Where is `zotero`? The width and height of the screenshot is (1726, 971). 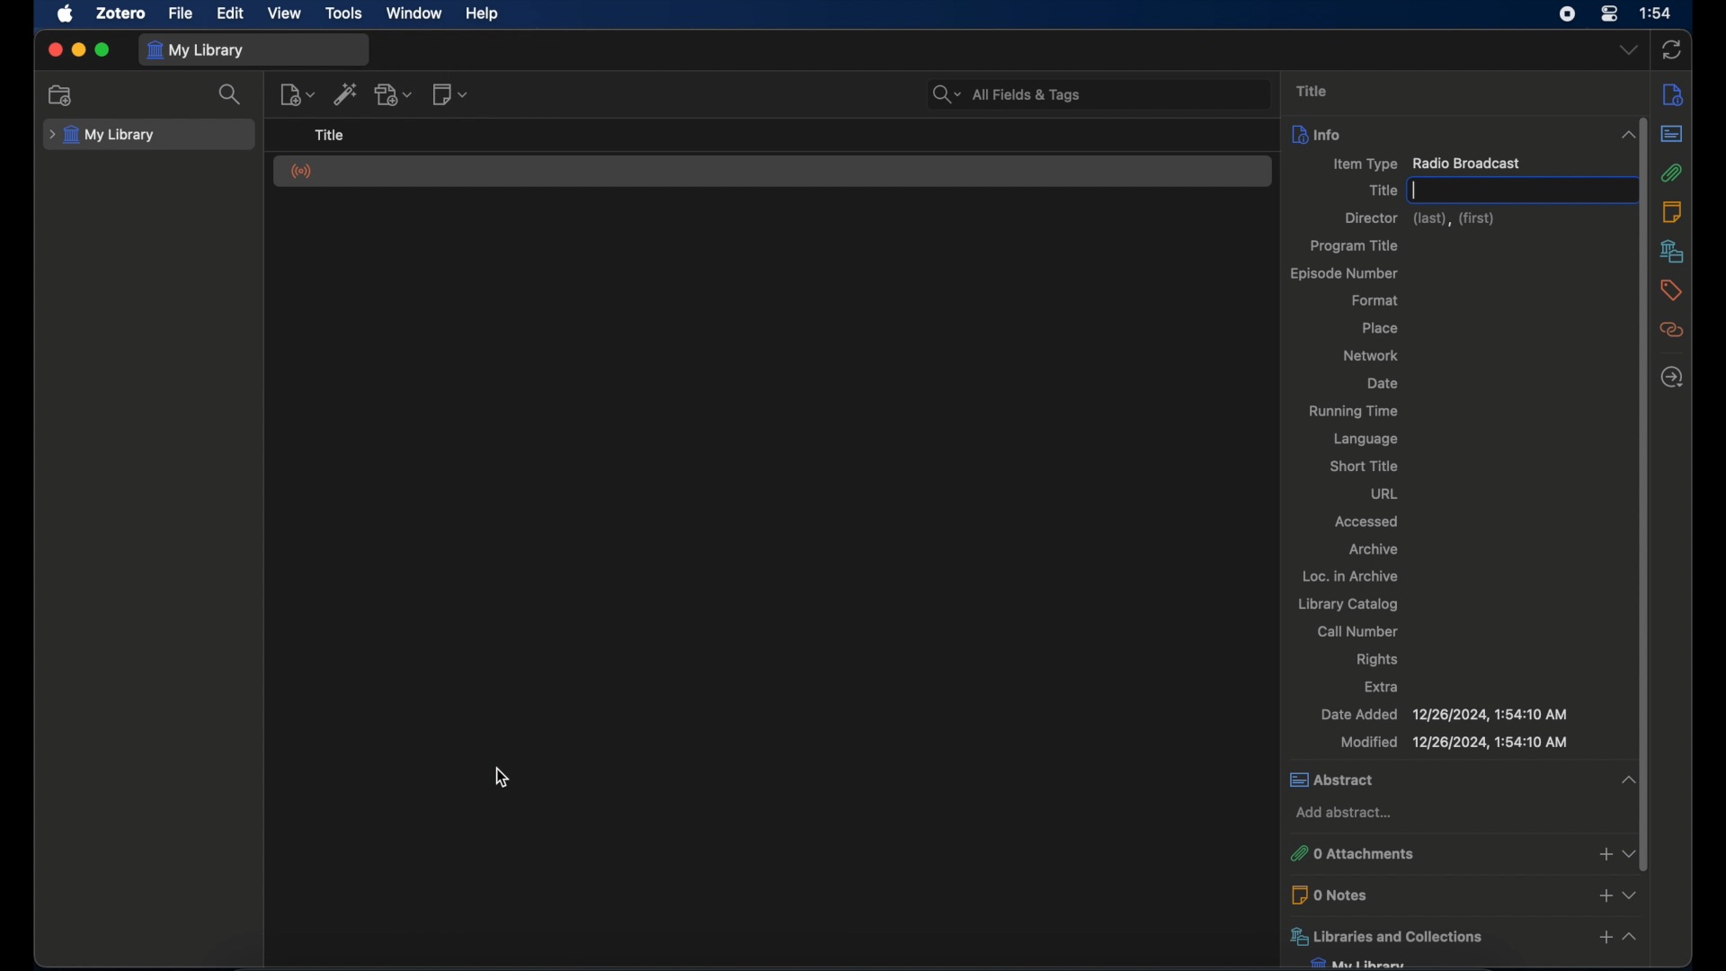
zotero is located at coordinates (120, 13).